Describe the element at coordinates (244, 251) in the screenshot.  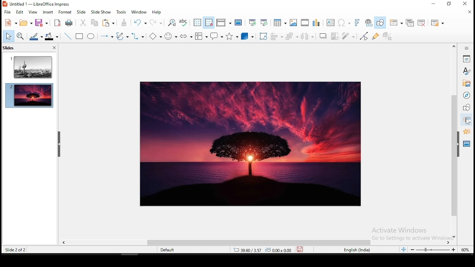
I see `39.60/3.57` at that location.